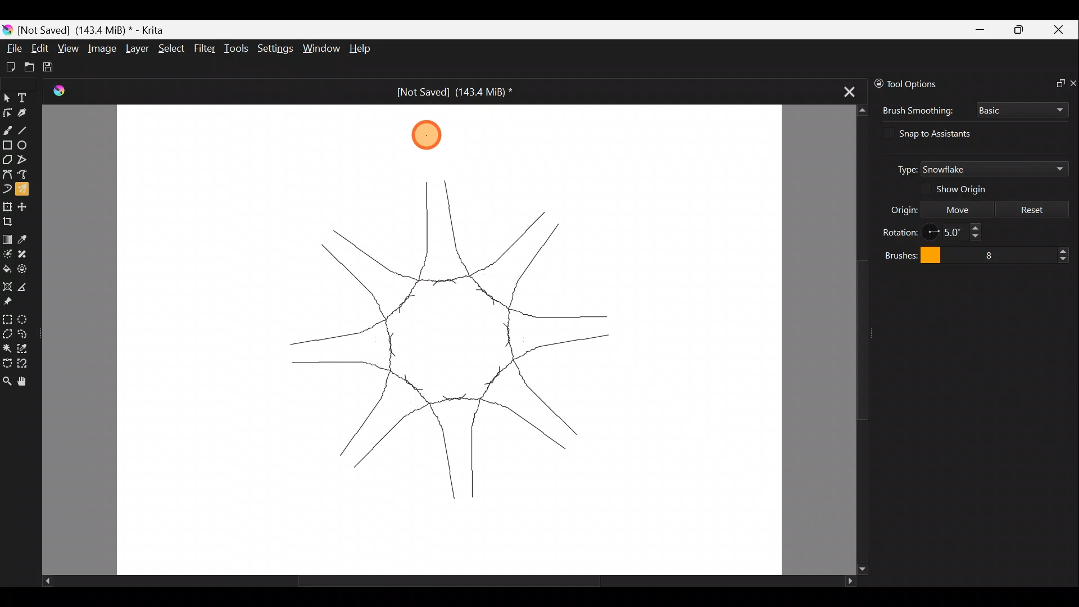  Describe the element at coordinates (7, 129) in the screenshot. I see `Freehand brush tool` at that location.